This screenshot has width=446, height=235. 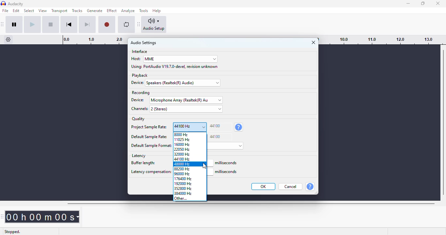 I want to click on time, so click(x=44, y=216).